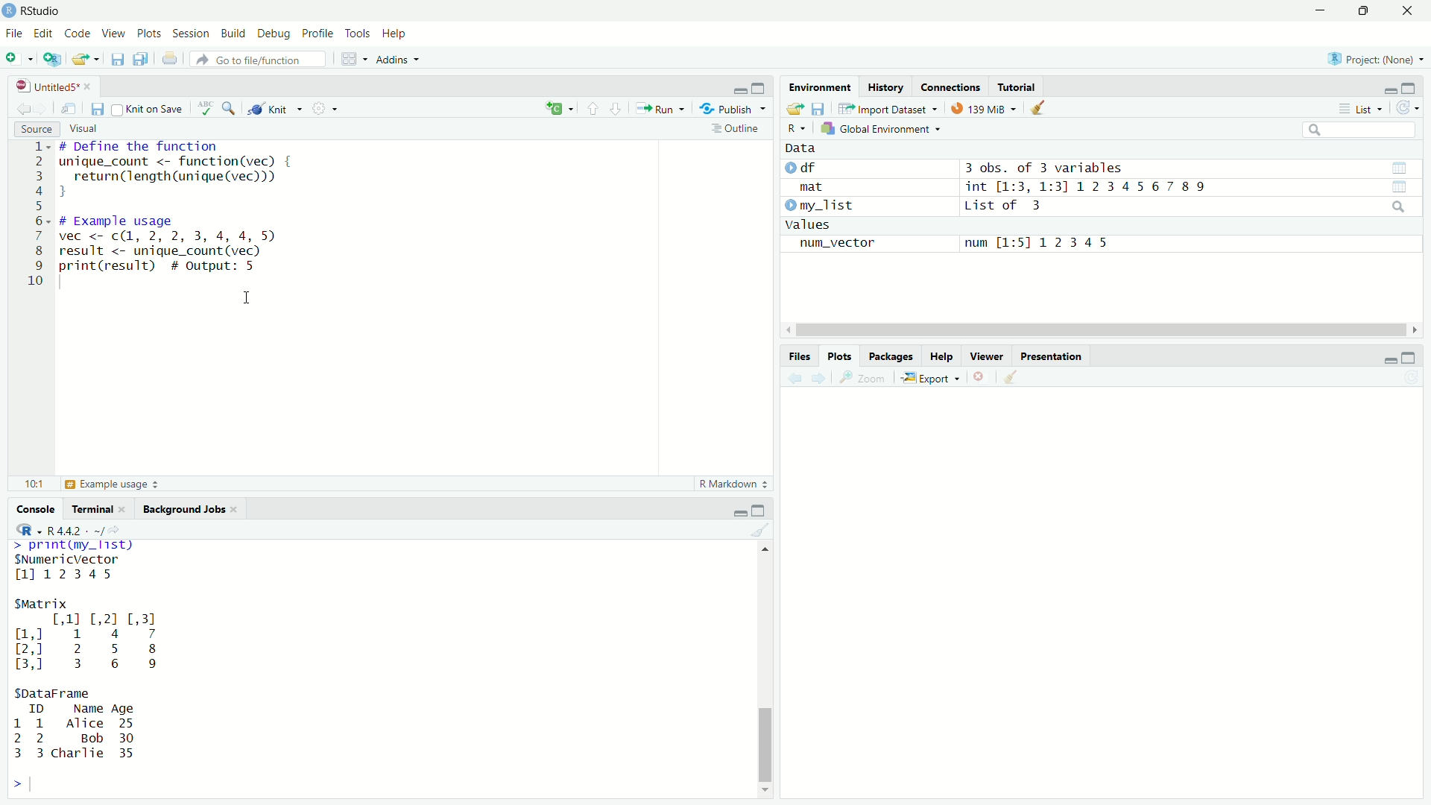 The height and width of the screenshot is (805, 1431). What do you see at coordinates (1321, 11) in the screenshot?
I see `minimize` at bounding box center [1321, 11].